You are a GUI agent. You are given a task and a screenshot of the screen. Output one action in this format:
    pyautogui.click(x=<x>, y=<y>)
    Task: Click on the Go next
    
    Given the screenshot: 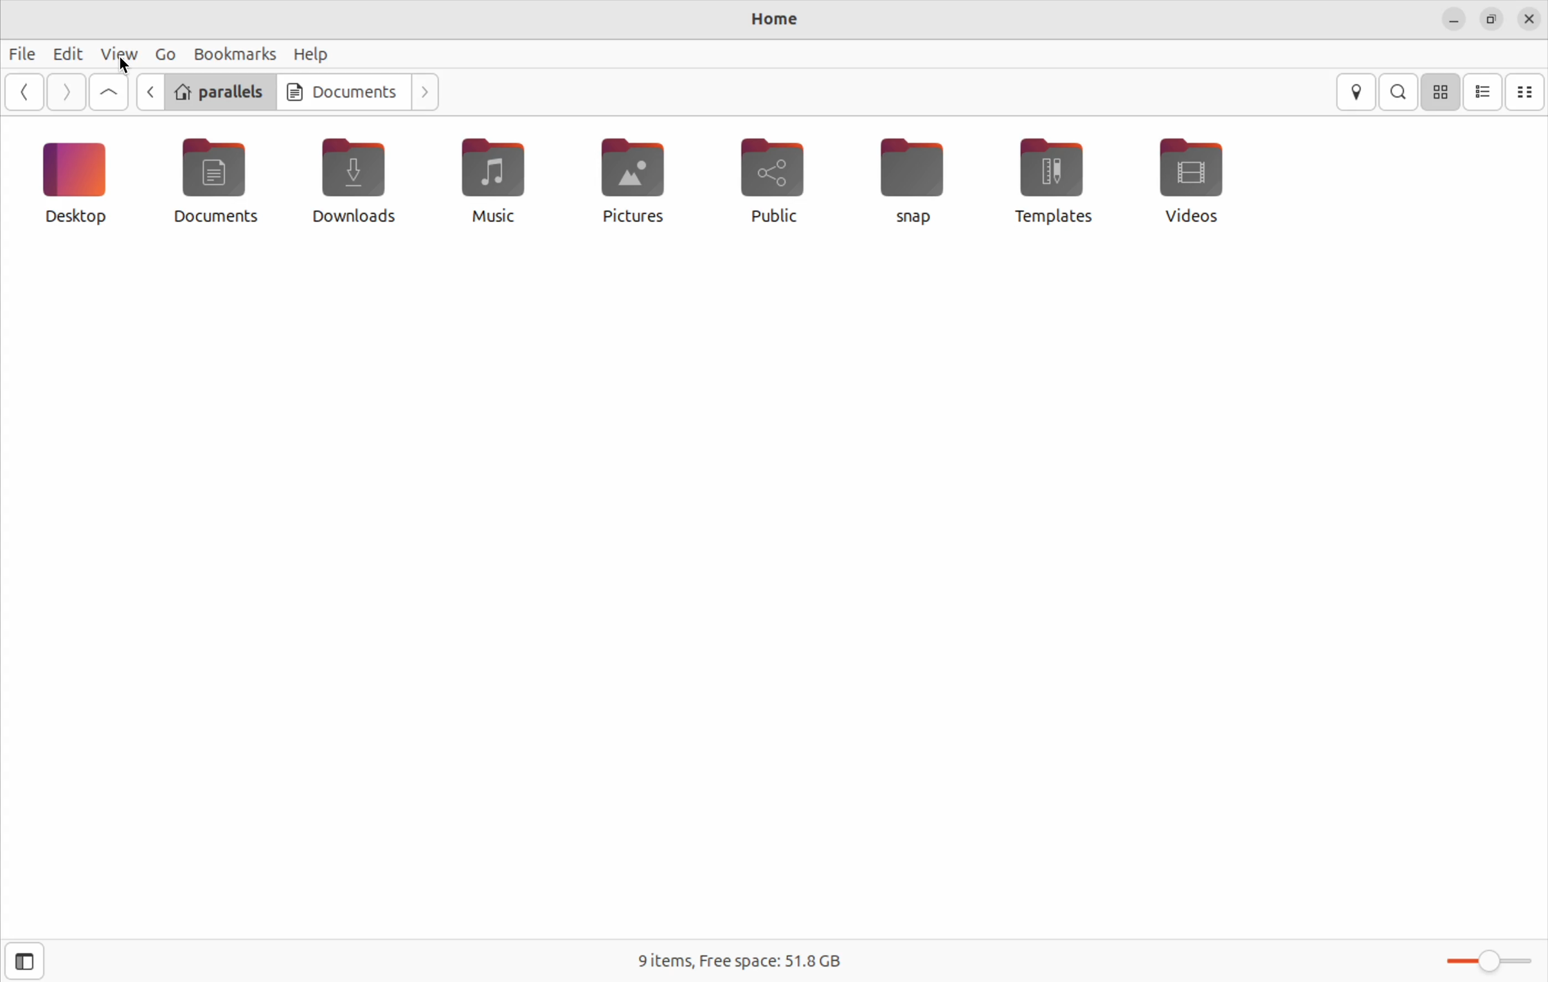 What is the action you would take?
    pyautogui.click(x=66, y=93)
    